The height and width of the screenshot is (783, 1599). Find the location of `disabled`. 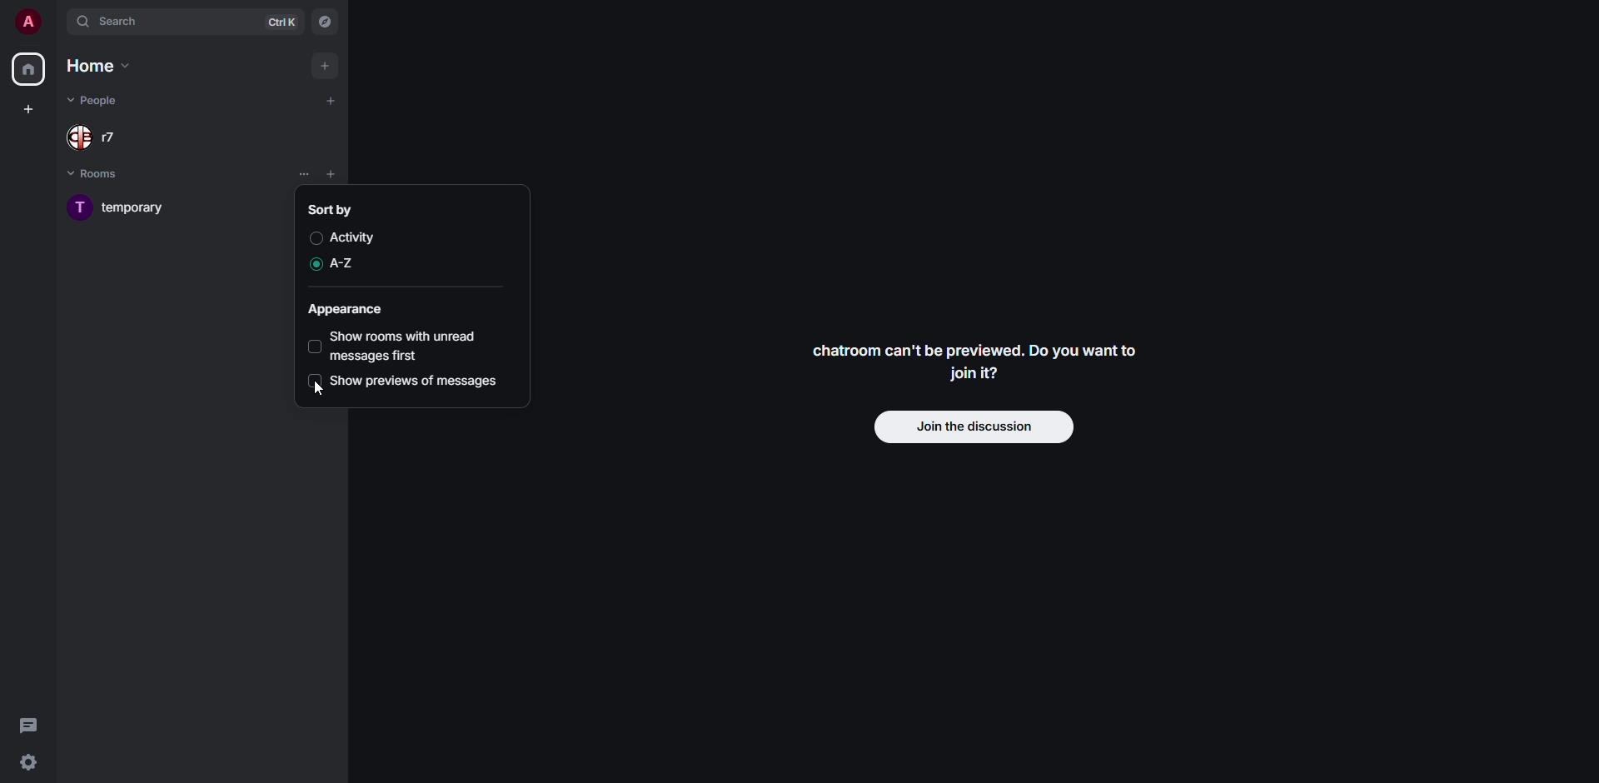

disabled is located at coordinates (315, 345).